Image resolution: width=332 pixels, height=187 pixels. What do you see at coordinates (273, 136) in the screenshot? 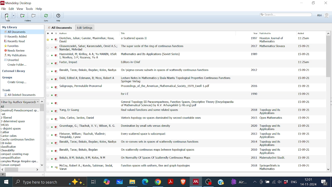
I see `Published in` at bounding box center [273, 136].